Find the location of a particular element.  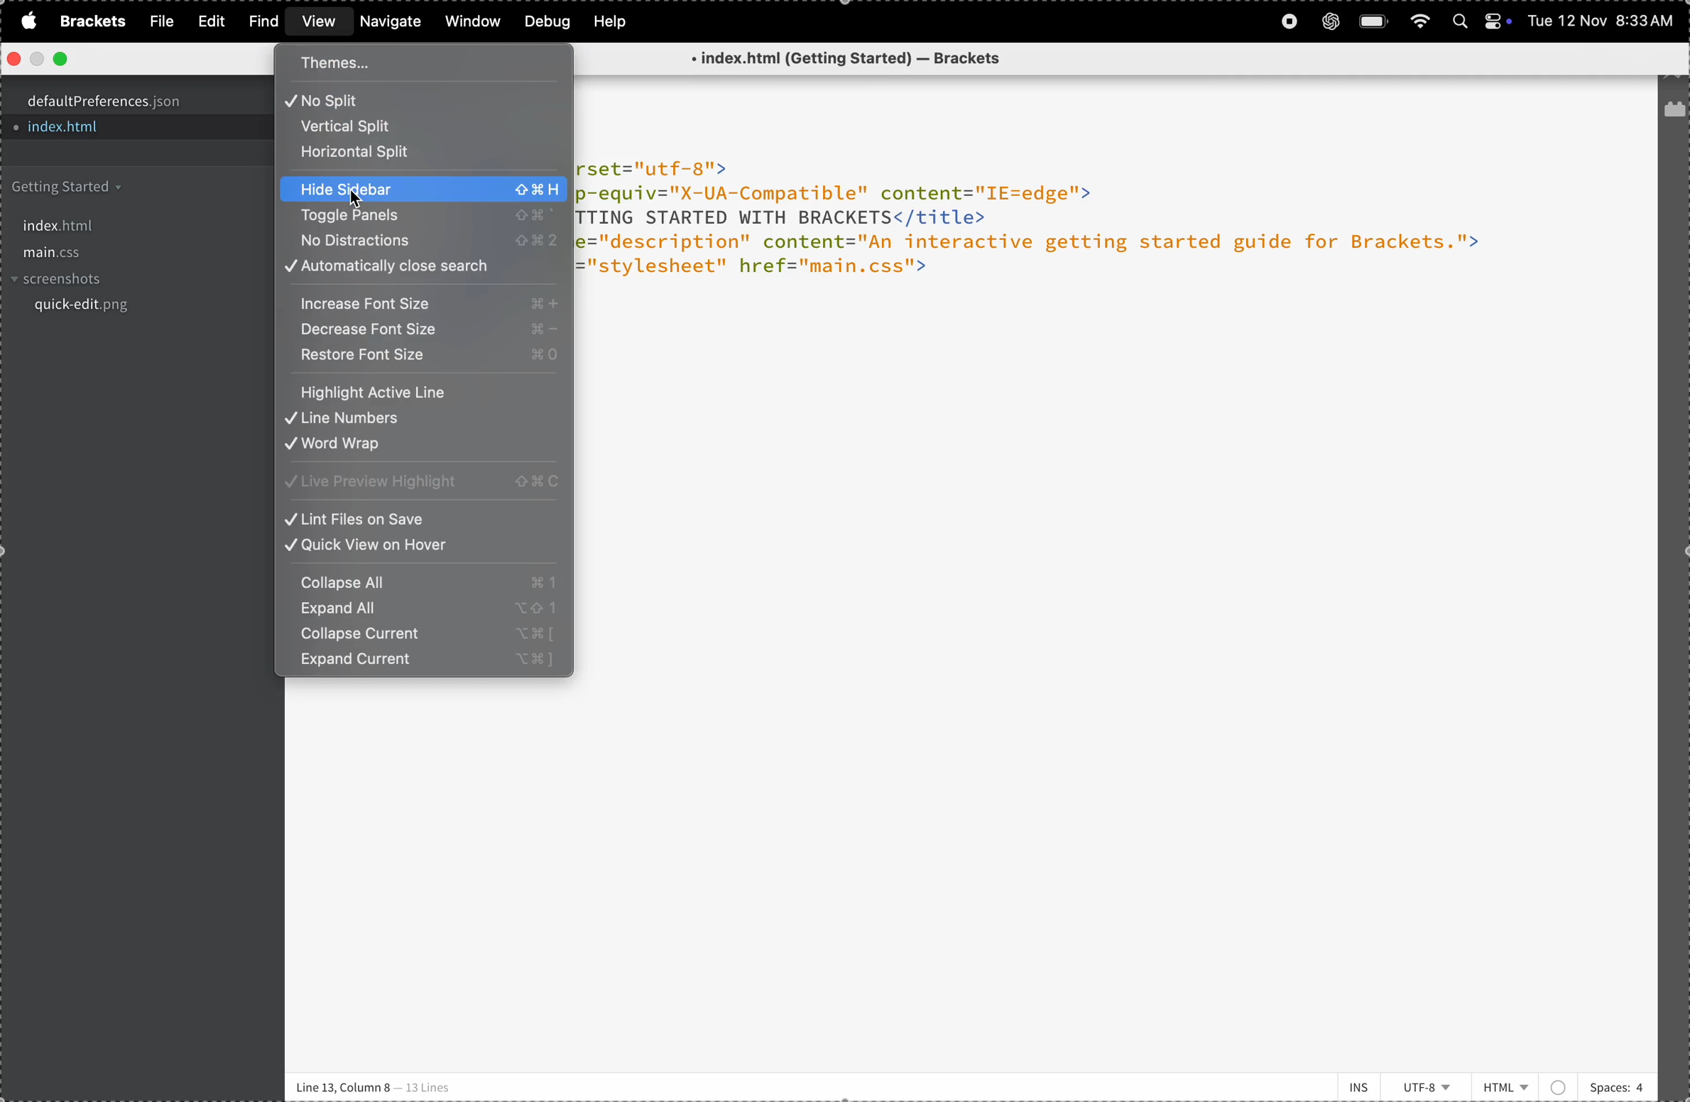

edit is located at coordinates (207, 21).